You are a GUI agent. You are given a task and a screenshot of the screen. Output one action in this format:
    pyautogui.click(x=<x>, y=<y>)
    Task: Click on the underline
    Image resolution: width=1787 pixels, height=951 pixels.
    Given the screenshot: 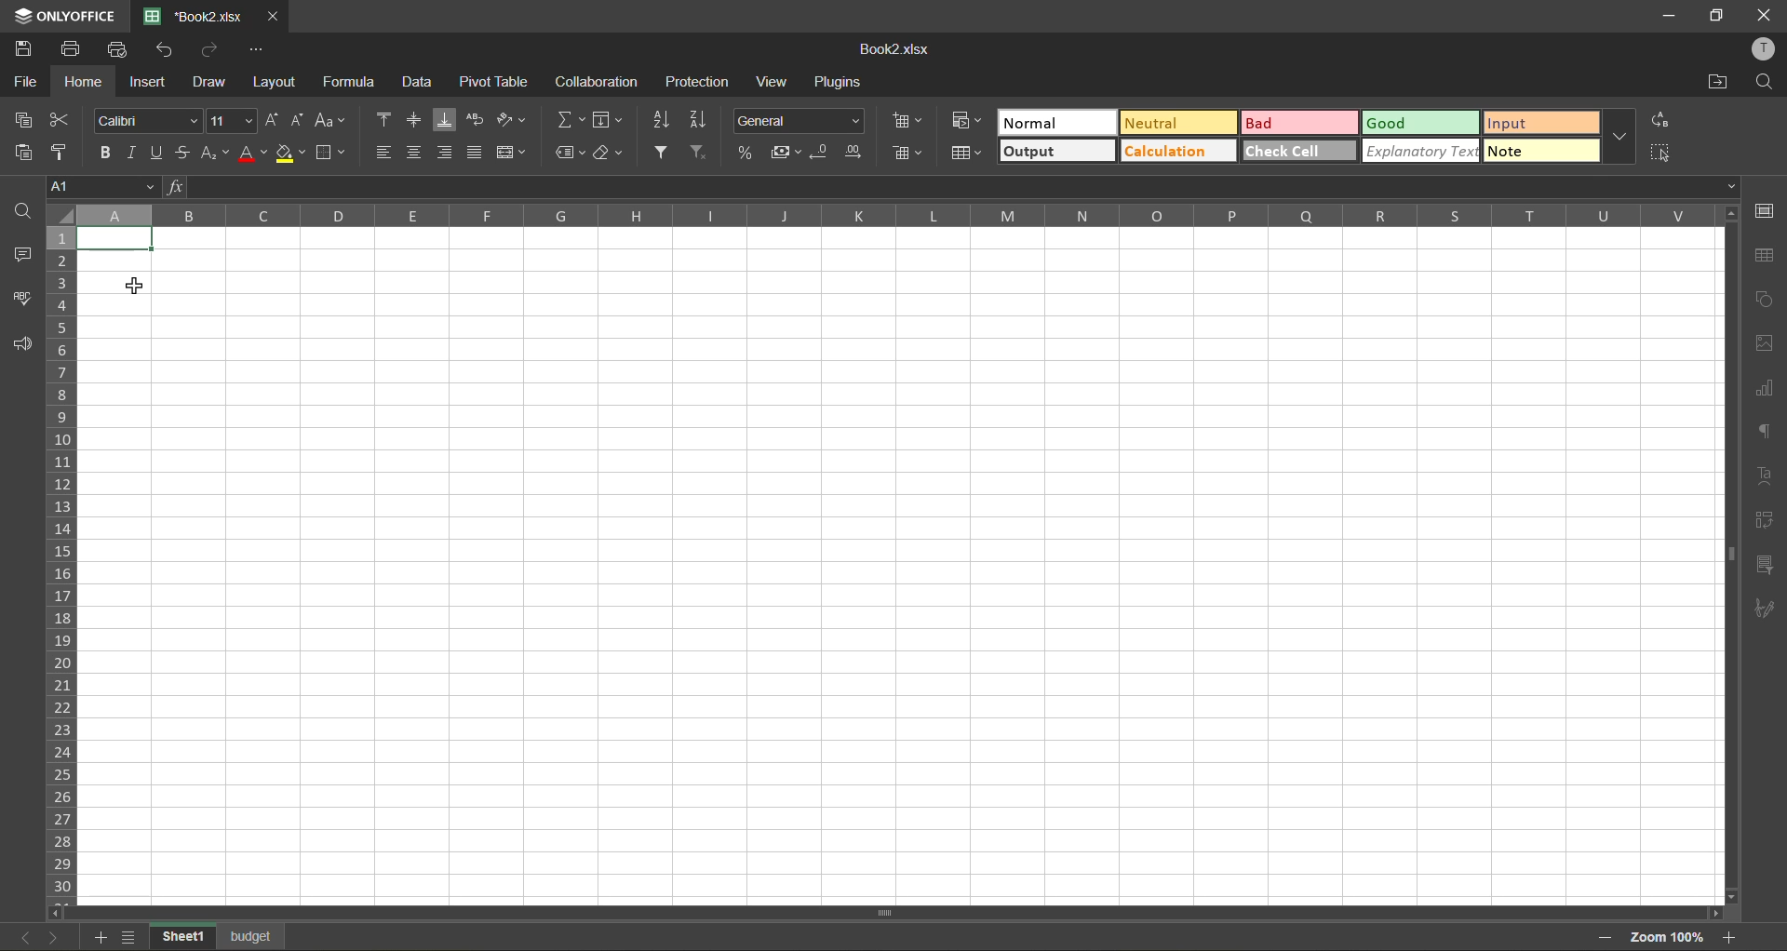 What is the action you would take?
    pyautogui.click(x=160, y=154)
    